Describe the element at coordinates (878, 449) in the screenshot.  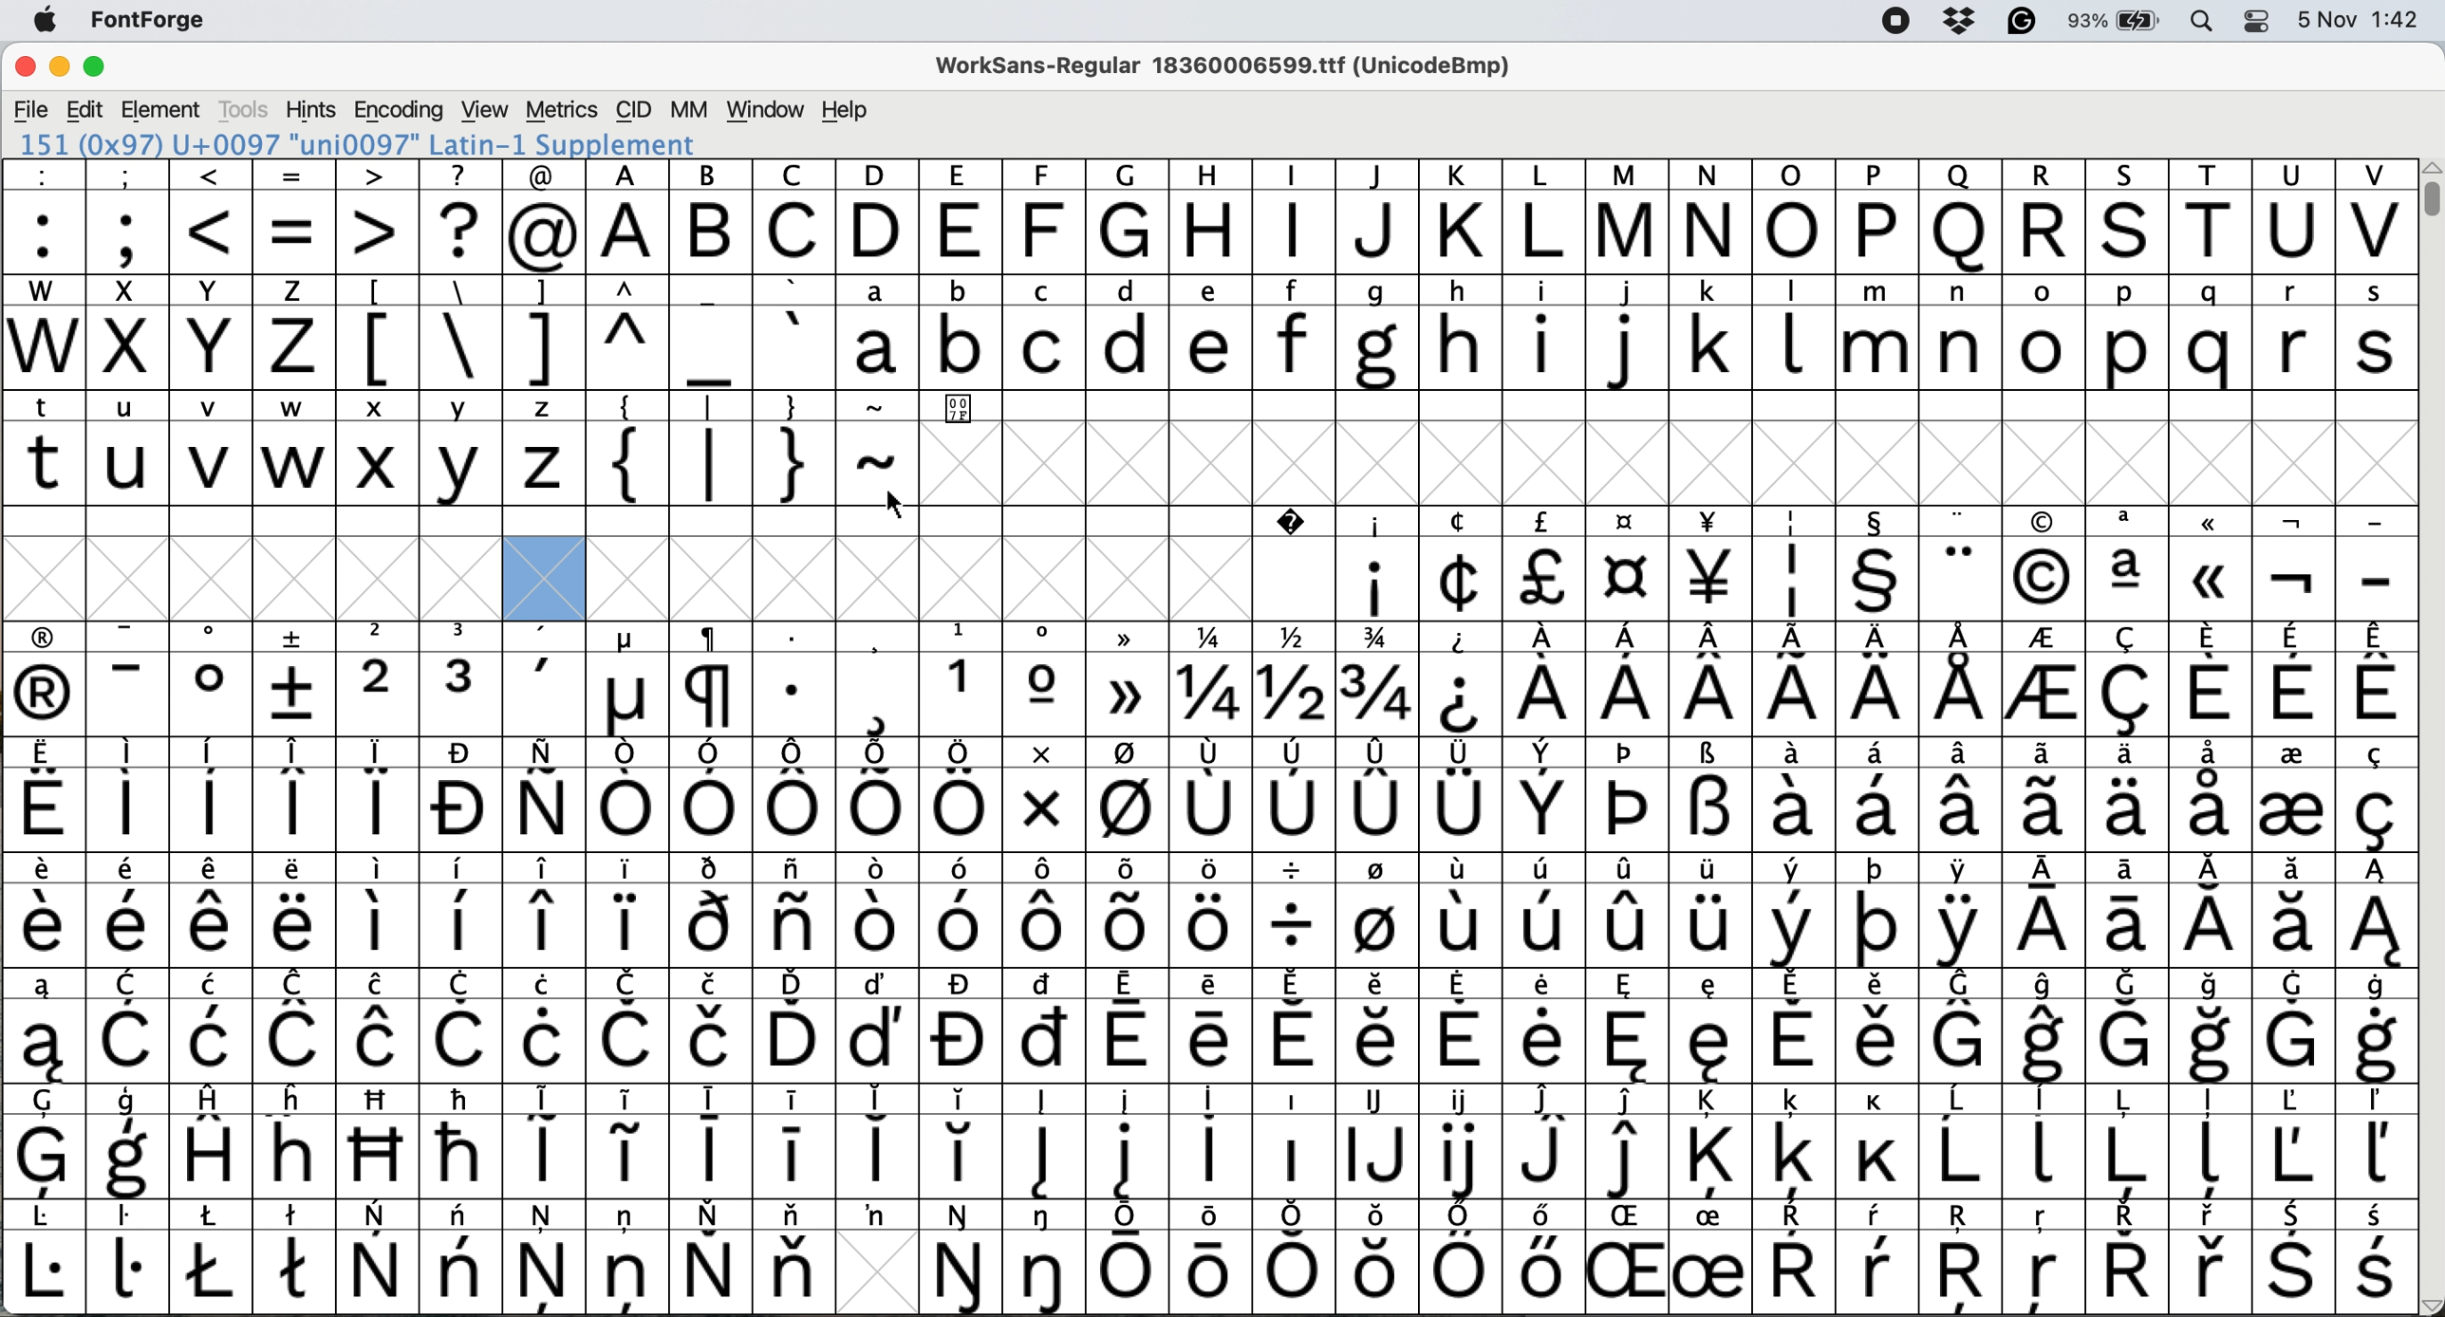
I see `~` at that location.